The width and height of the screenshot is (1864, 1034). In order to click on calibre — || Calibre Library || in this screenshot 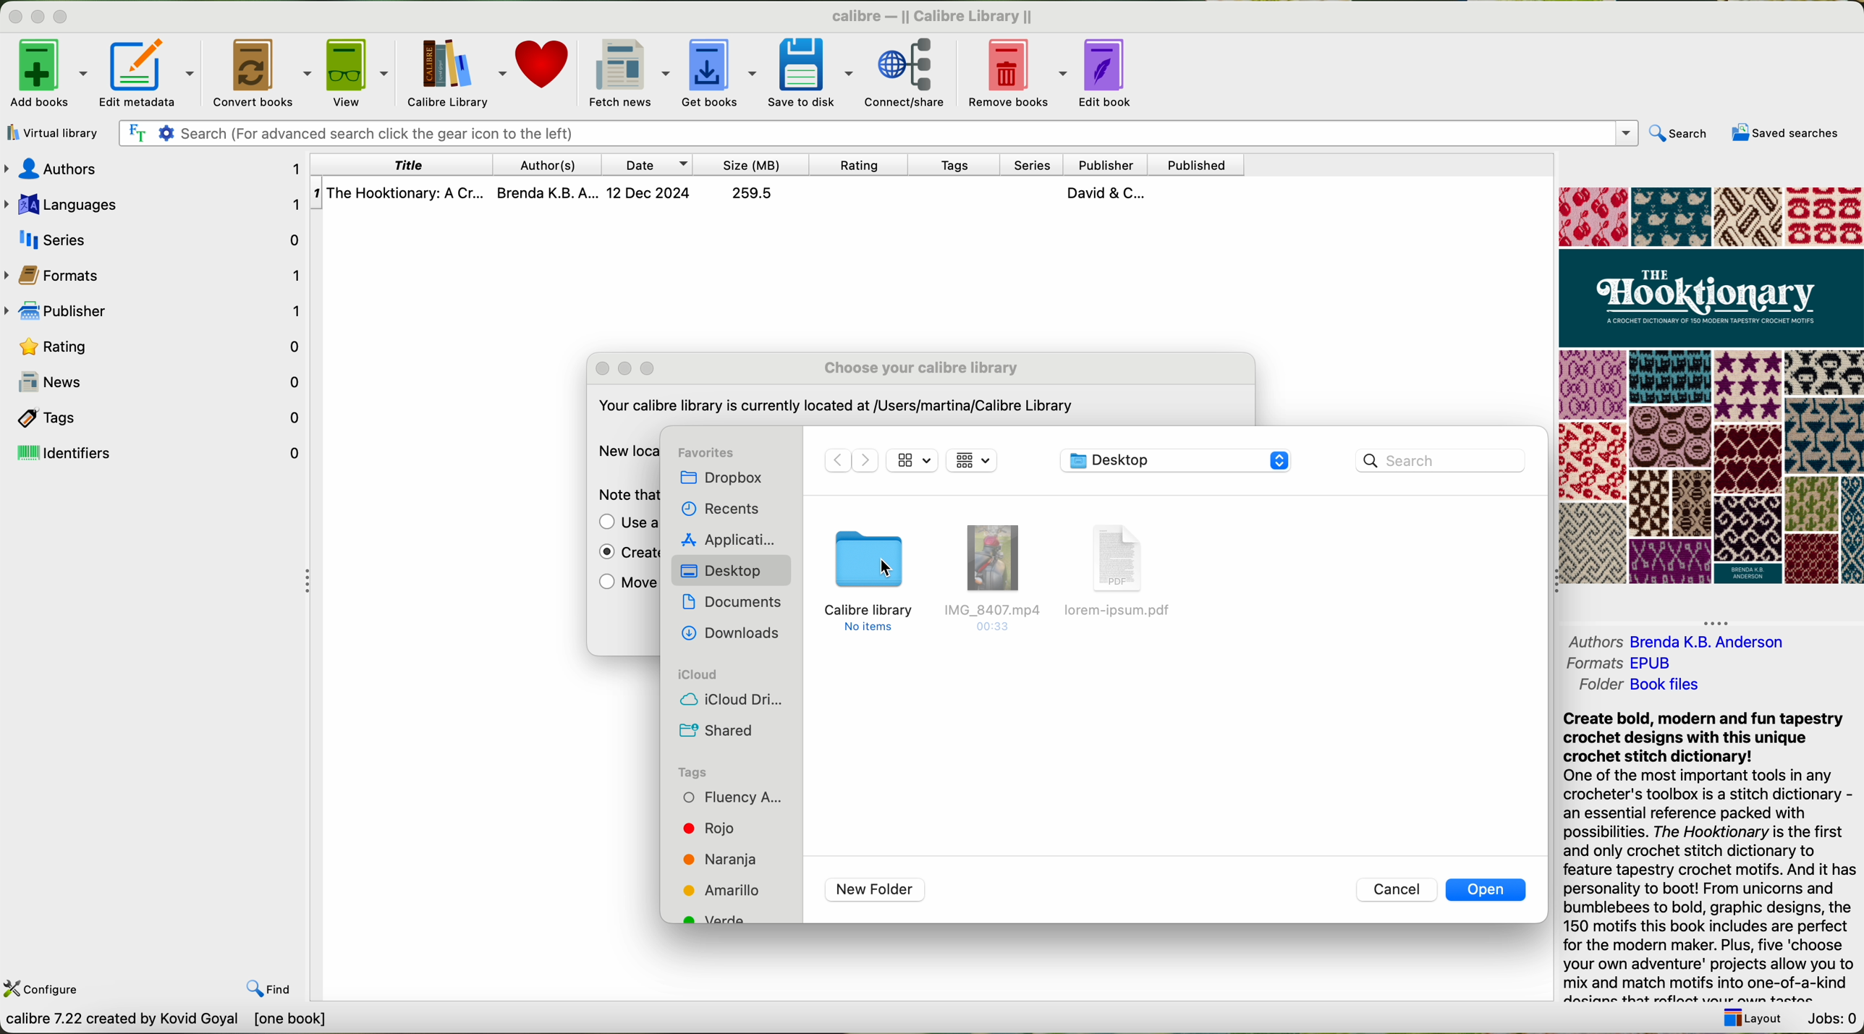, I will do `click(931, 14)`.